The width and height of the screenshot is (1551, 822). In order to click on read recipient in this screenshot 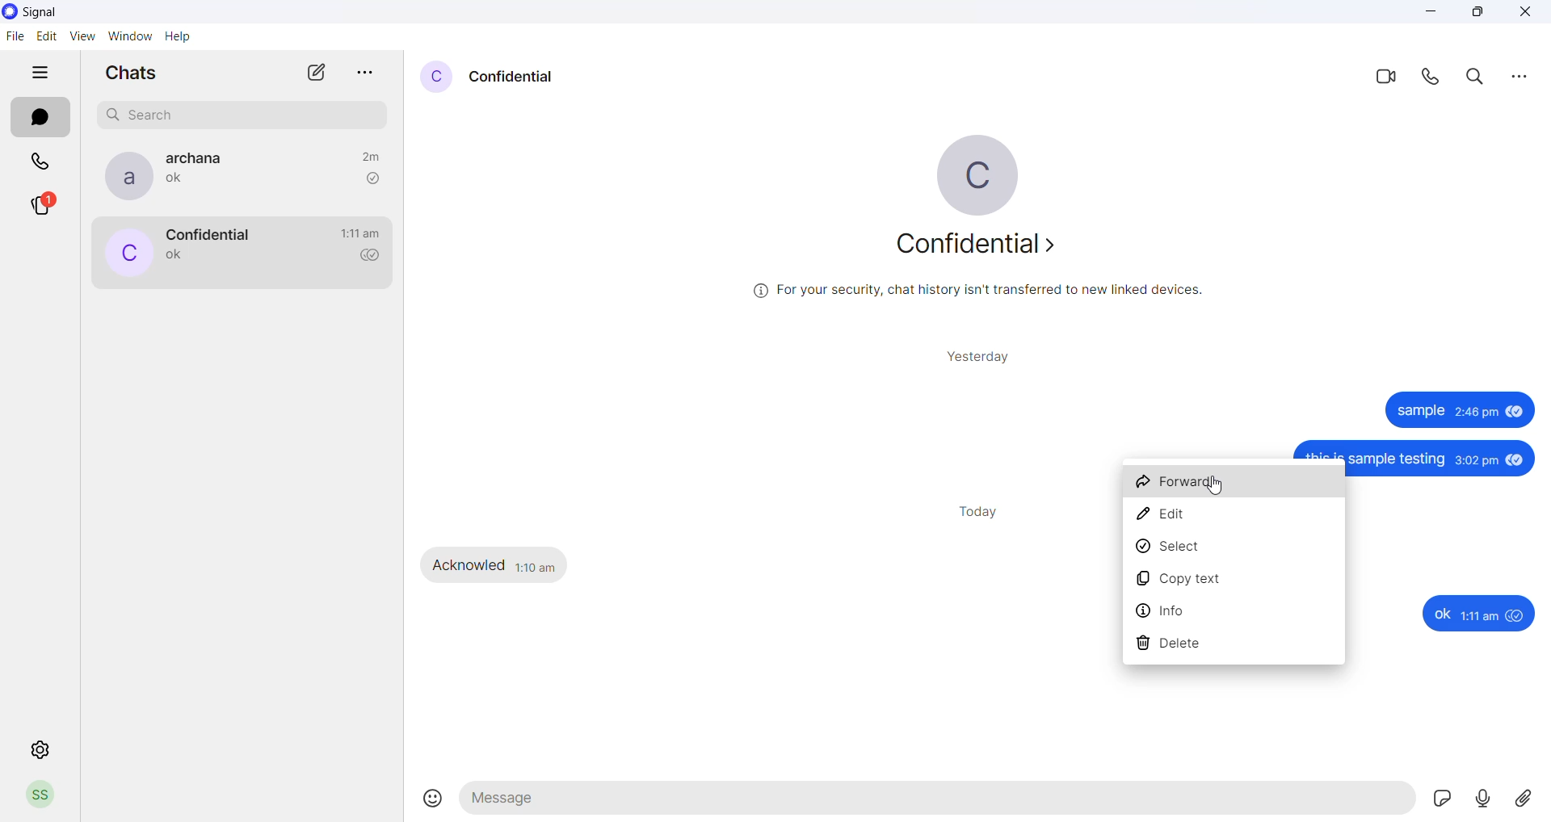, I will do `click(372, 178)`.